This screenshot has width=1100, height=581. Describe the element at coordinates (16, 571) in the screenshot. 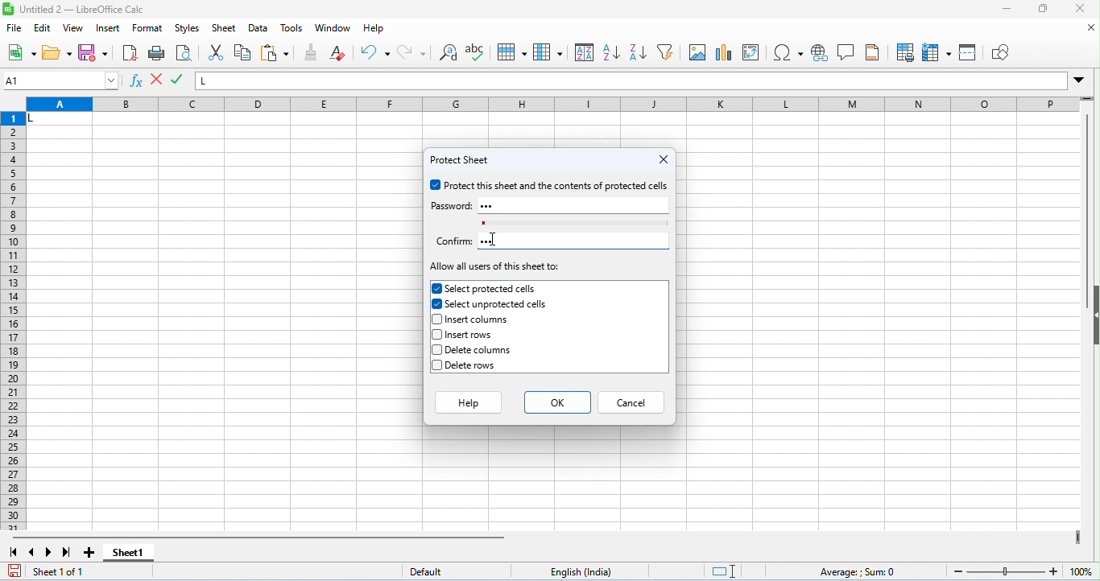

I see `save` at that location.